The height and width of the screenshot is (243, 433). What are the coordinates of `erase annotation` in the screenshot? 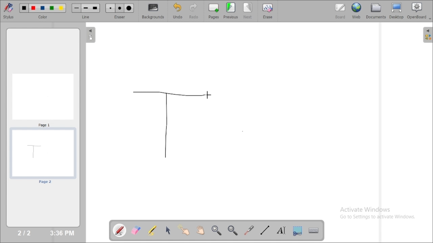 It's located at (136, 230).